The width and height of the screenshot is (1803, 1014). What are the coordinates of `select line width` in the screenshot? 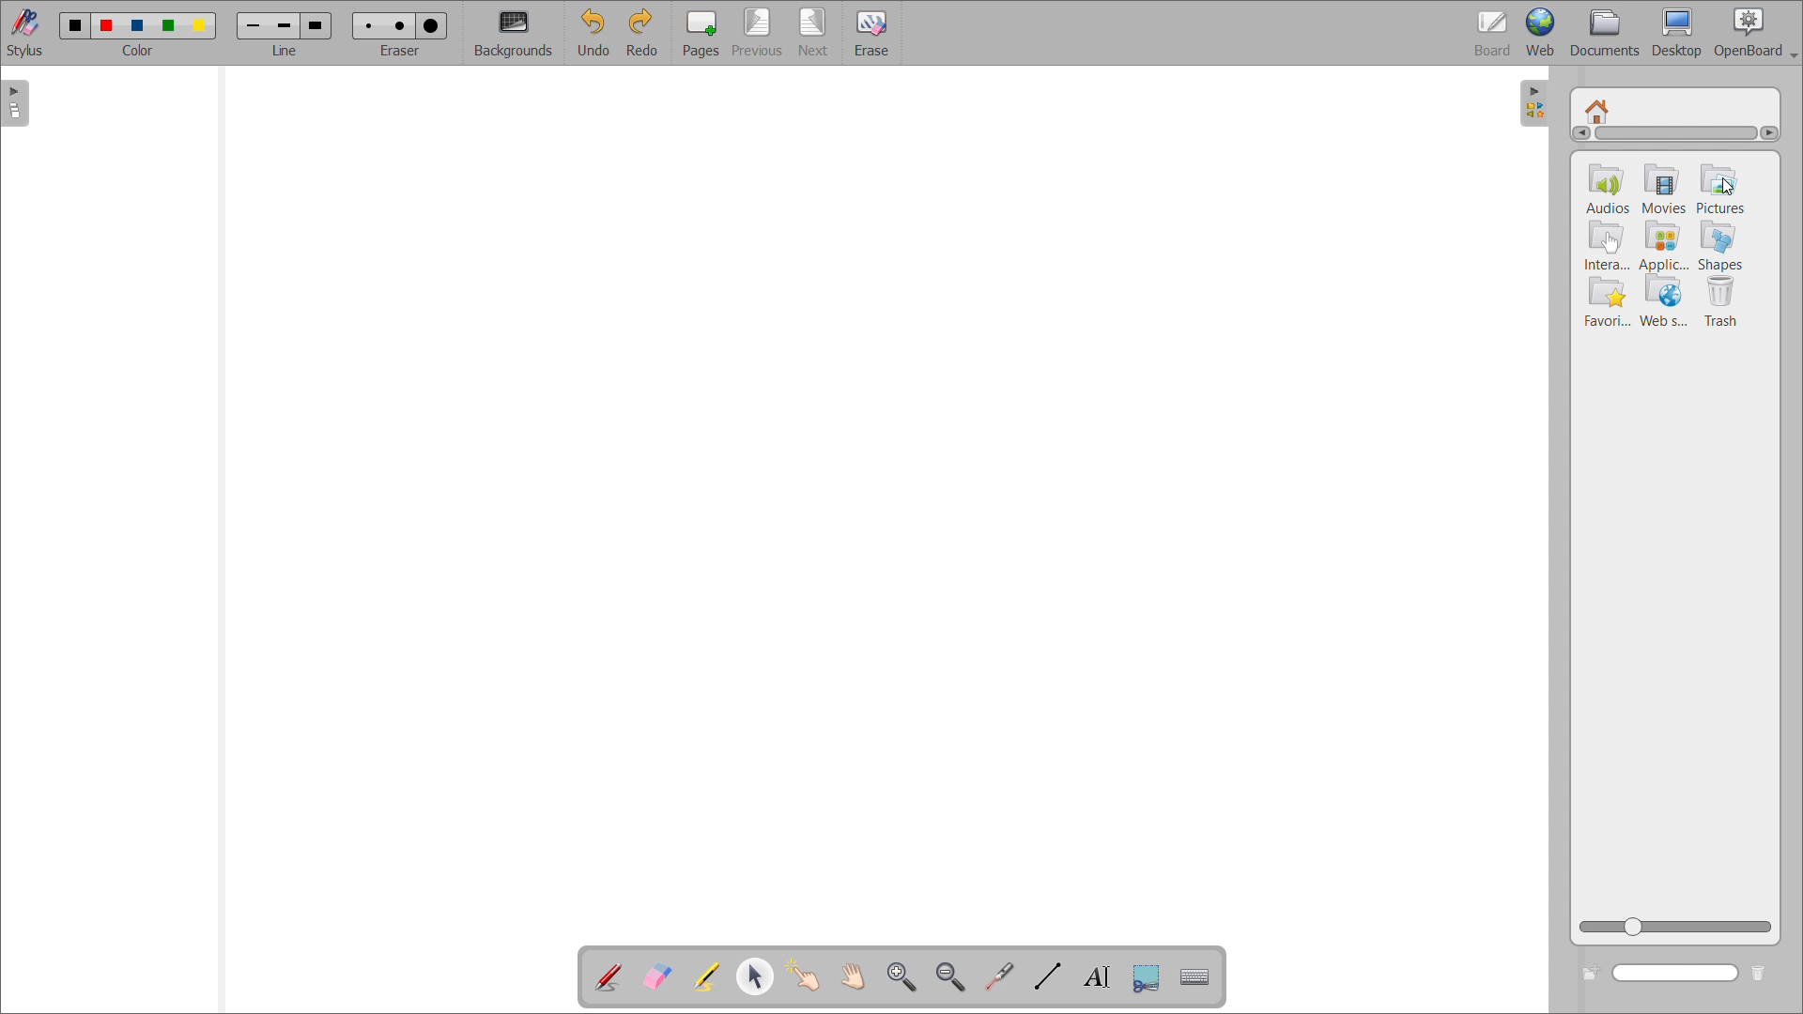 It's located at (285, 34).